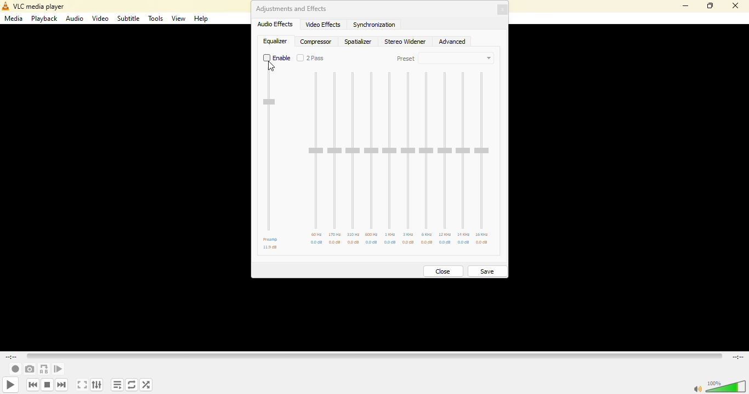 The width and height of the screenshot is (749, 394). Describe the element at coordinates (82, 385) in the screenshot. I see `toggle the video in fullscreen` at that location.